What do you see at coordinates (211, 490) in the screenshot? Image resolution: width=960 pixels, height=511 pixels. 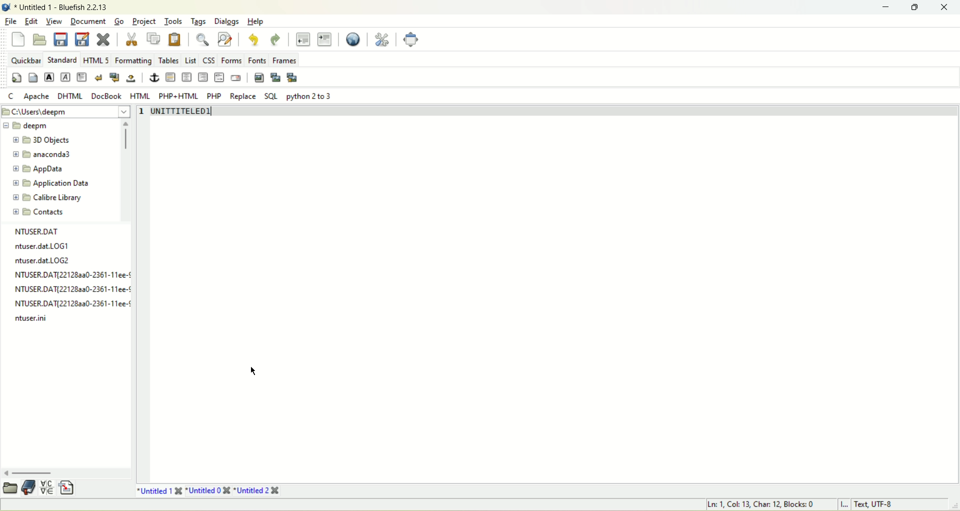 I see `title0` at bounding box center [211, 490].